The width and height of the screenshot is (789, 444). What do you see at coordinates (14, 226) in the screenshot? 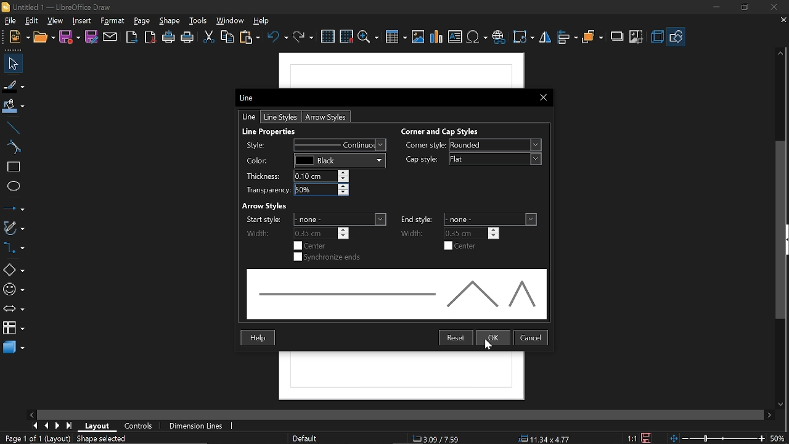
I see `curves and polygons` at bounding box center [14, 226].